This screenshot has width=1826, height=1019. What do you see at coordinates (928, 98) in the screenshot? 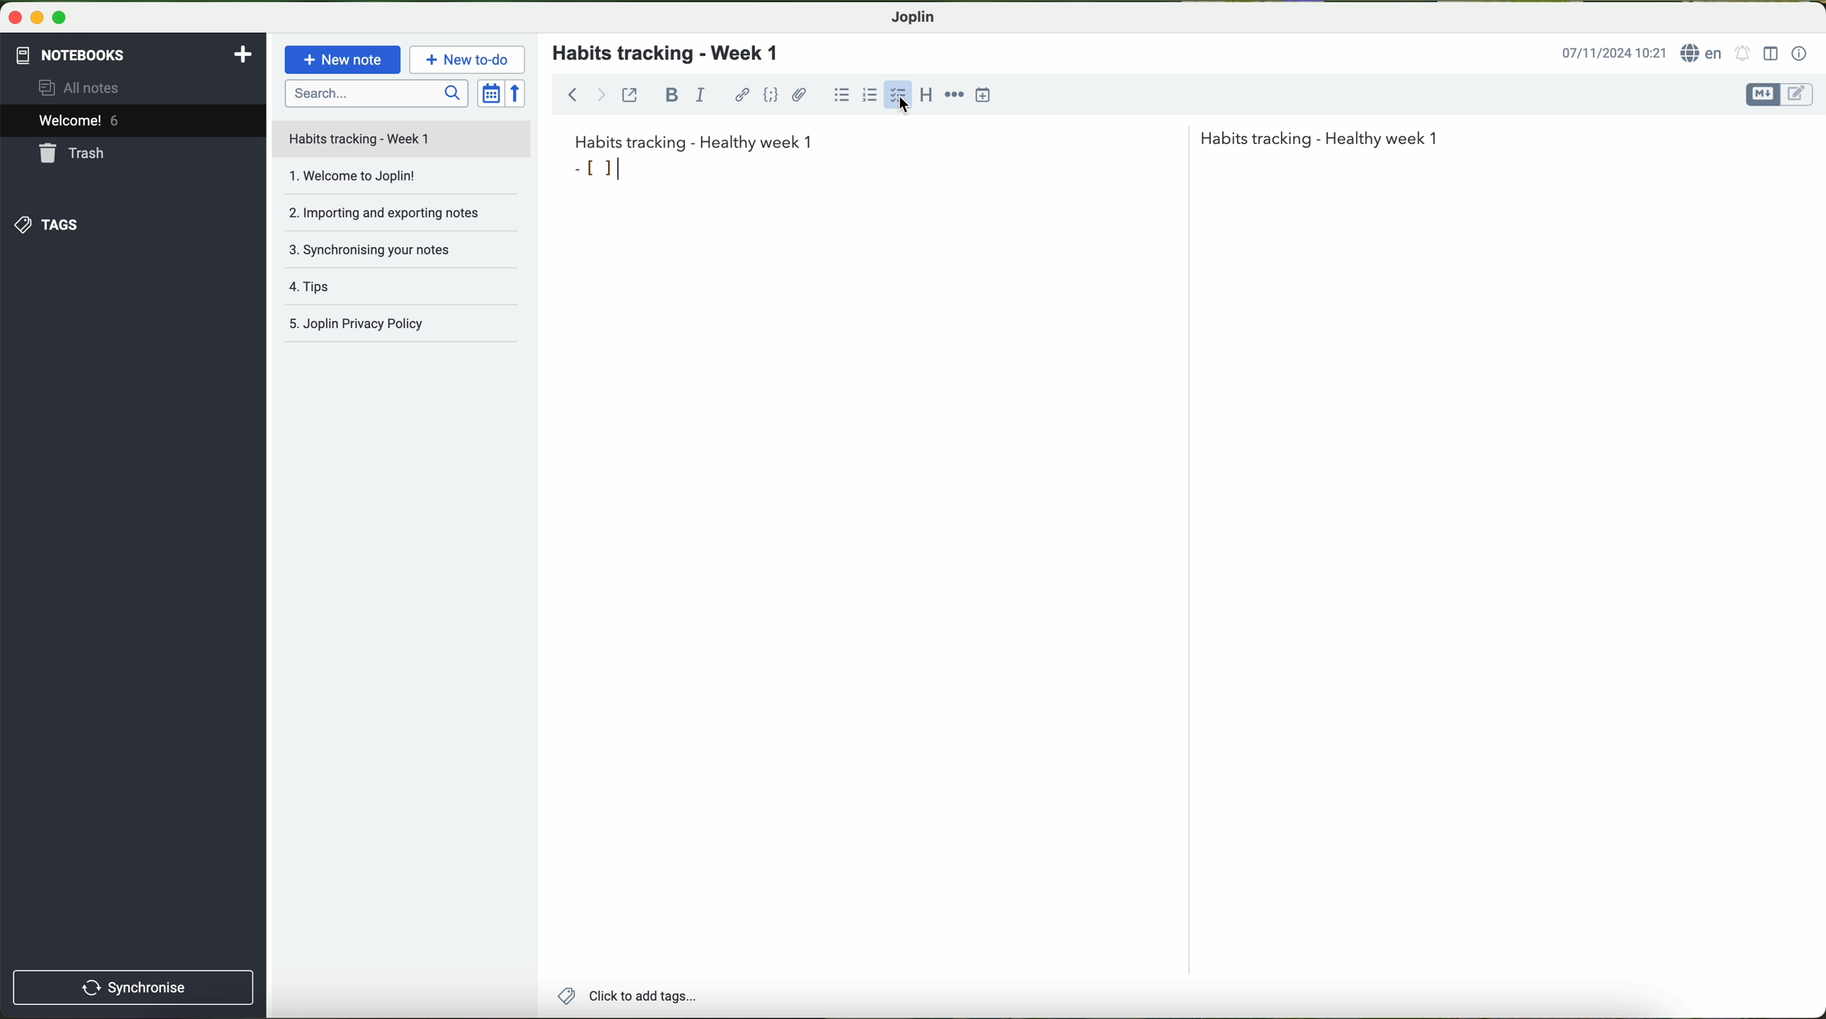
I see `heading` at bounding box center [928, 98].